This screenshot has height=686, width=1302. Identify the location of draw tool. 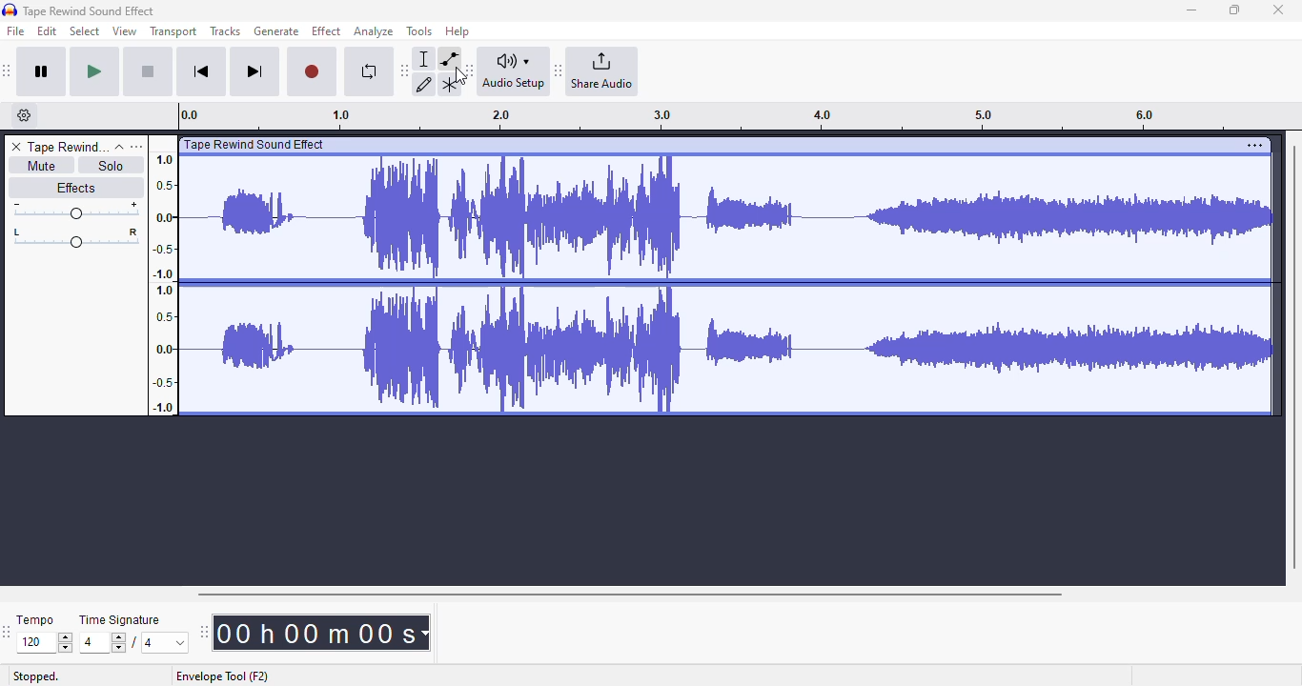
(425, 84).